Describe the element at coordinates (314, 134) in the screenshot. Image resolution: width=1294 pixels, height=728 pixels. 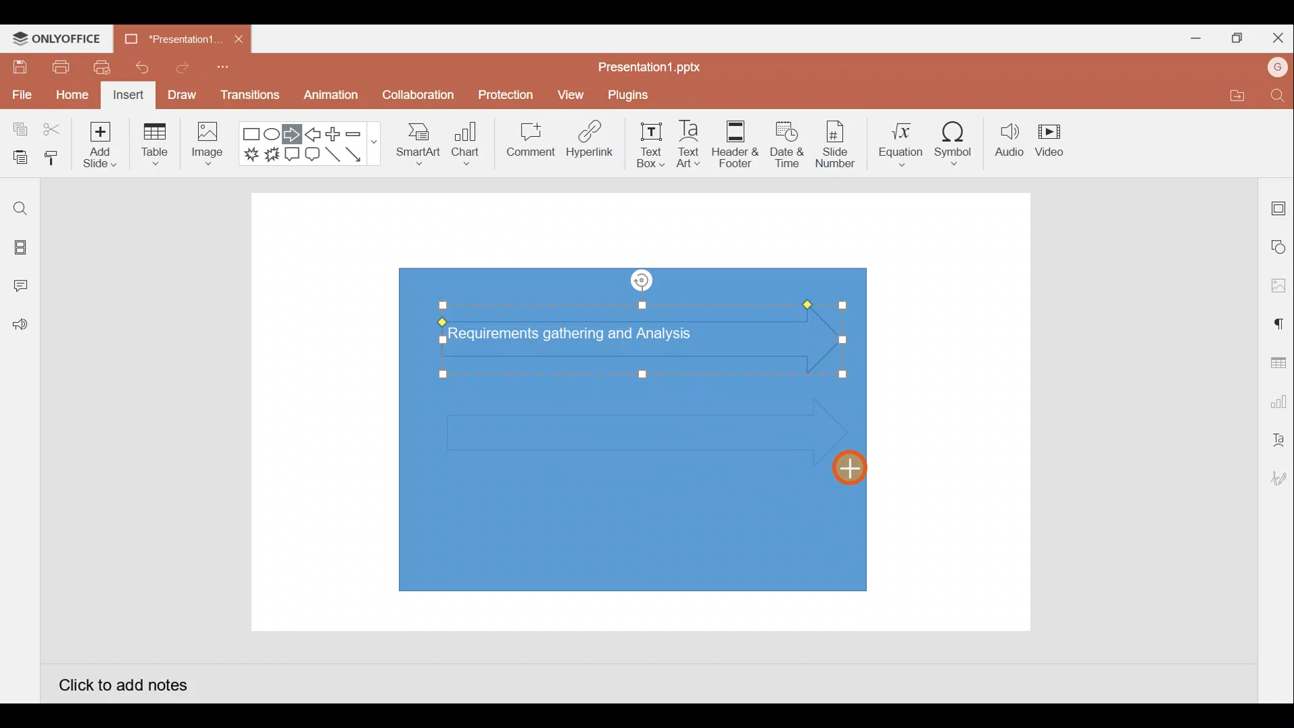
I see `Left arrow` at that location.